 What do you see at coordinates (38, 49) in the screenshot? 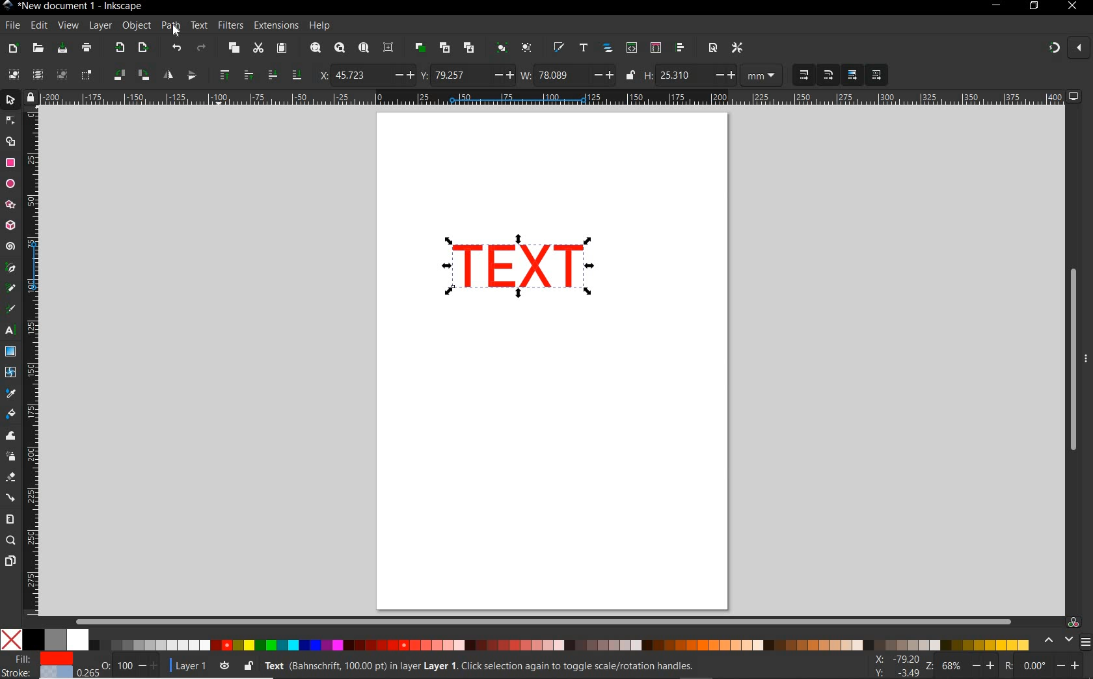
I see `OPEN FILE DIALOG` at bounding box center [38, 49].